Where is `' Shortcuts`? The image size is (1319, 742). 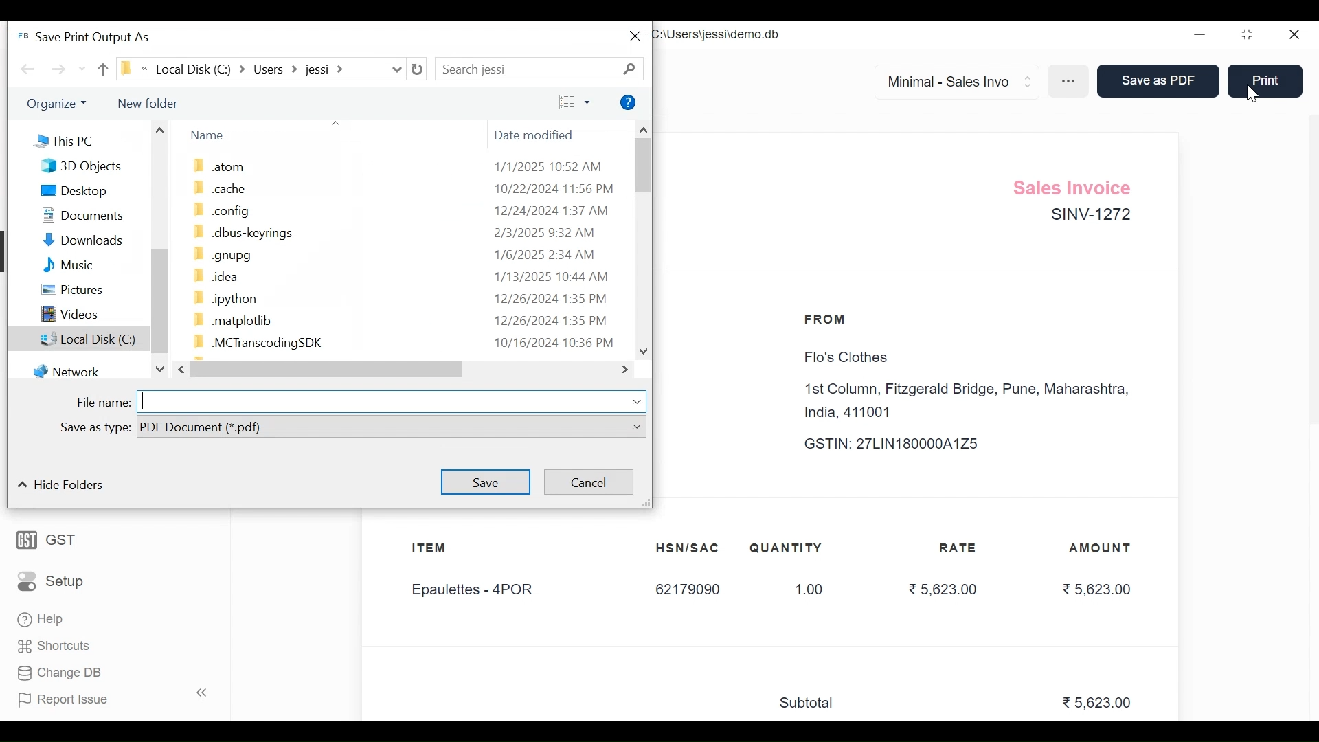
' Shortcuts is located at coordinates (58, 646).